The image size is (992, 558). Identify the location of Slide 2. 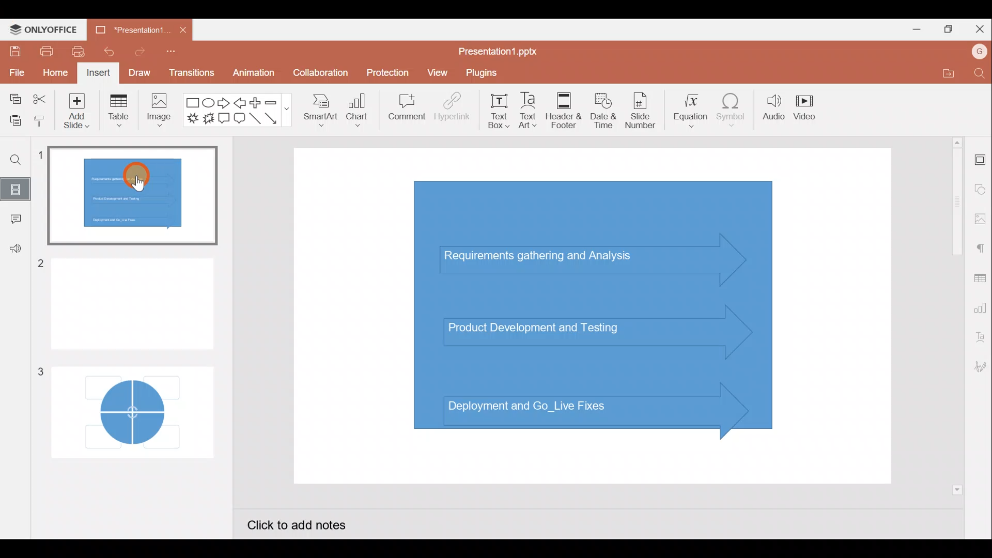
(131, 299).